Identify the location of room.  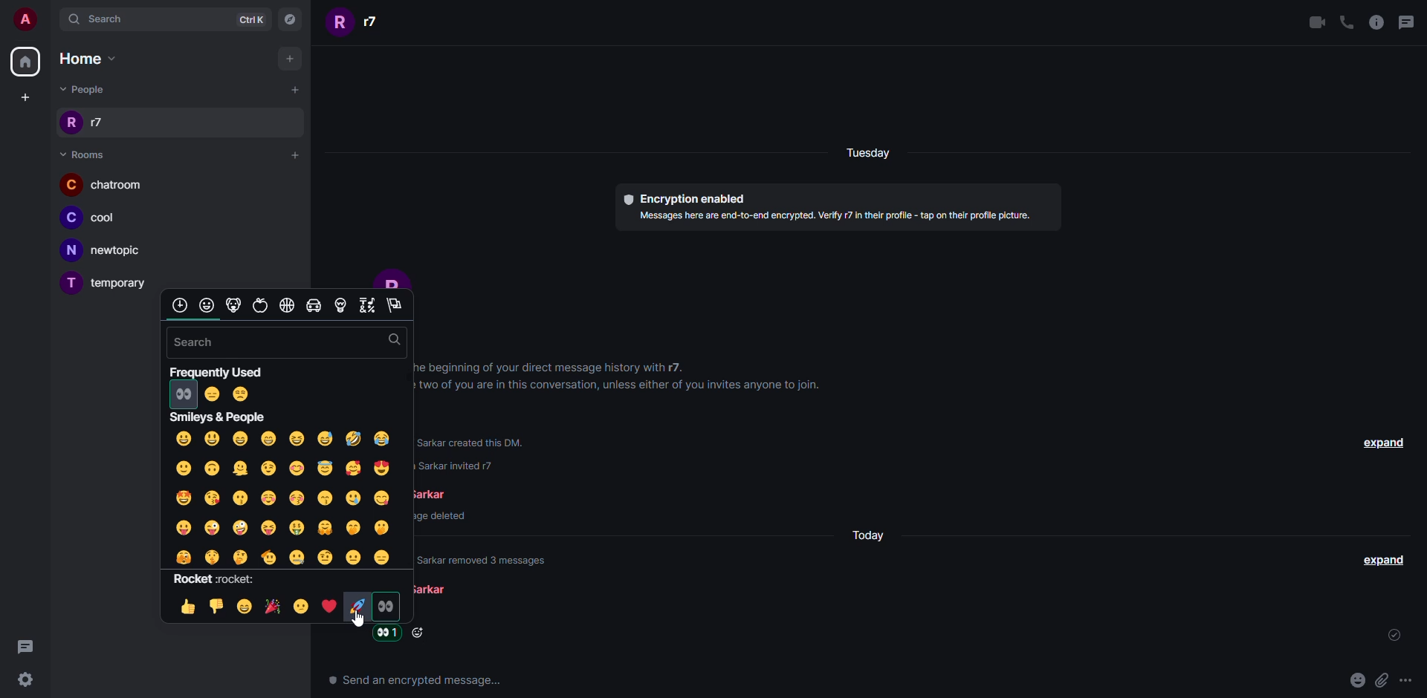
(109, 284).